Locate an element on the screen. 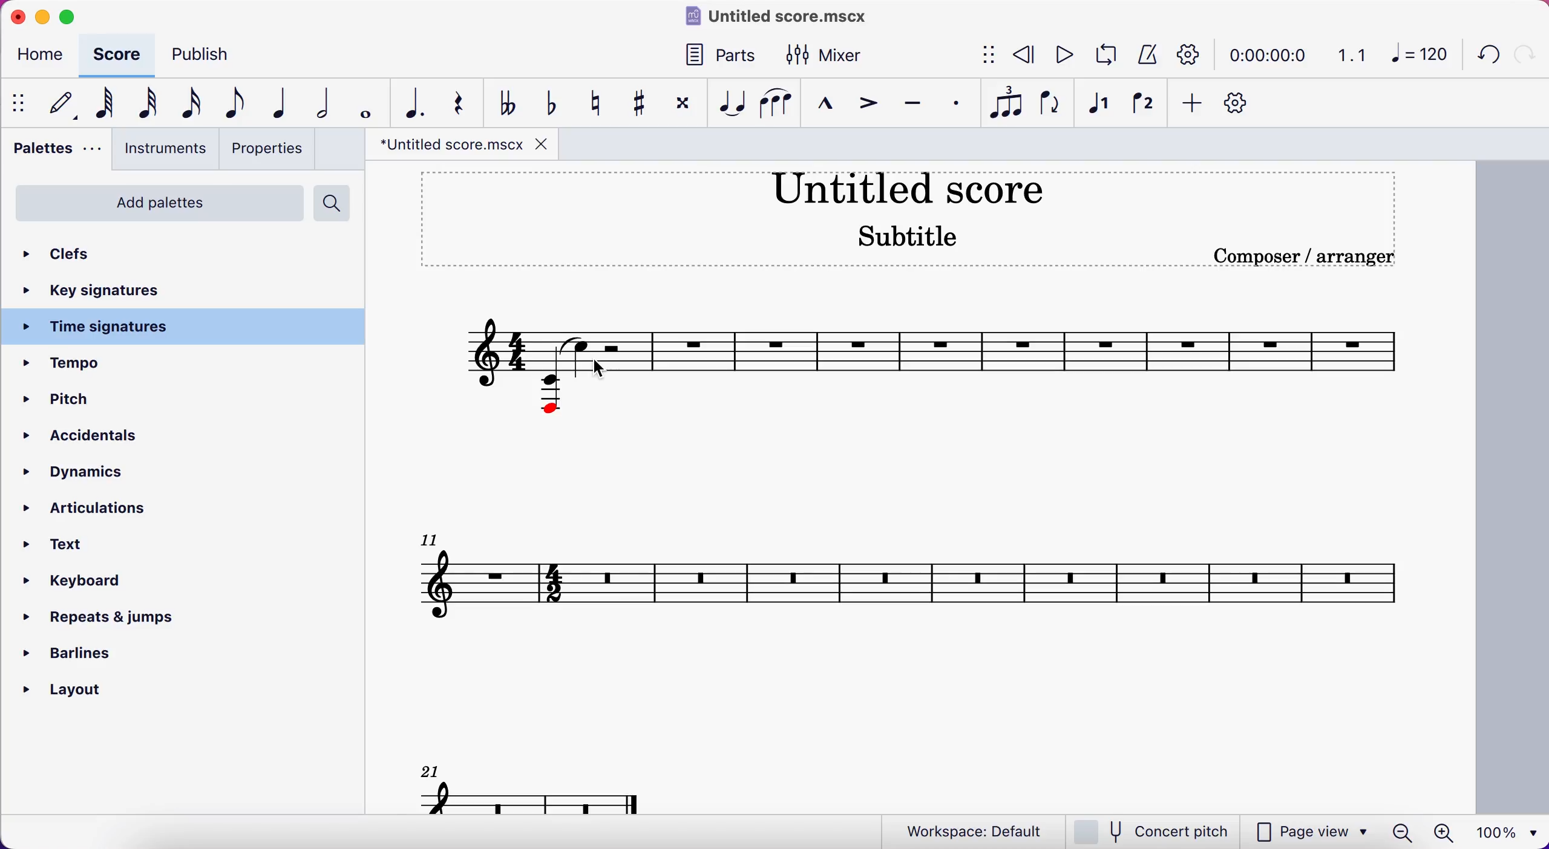  clefs is located at coordinates (116, 255).